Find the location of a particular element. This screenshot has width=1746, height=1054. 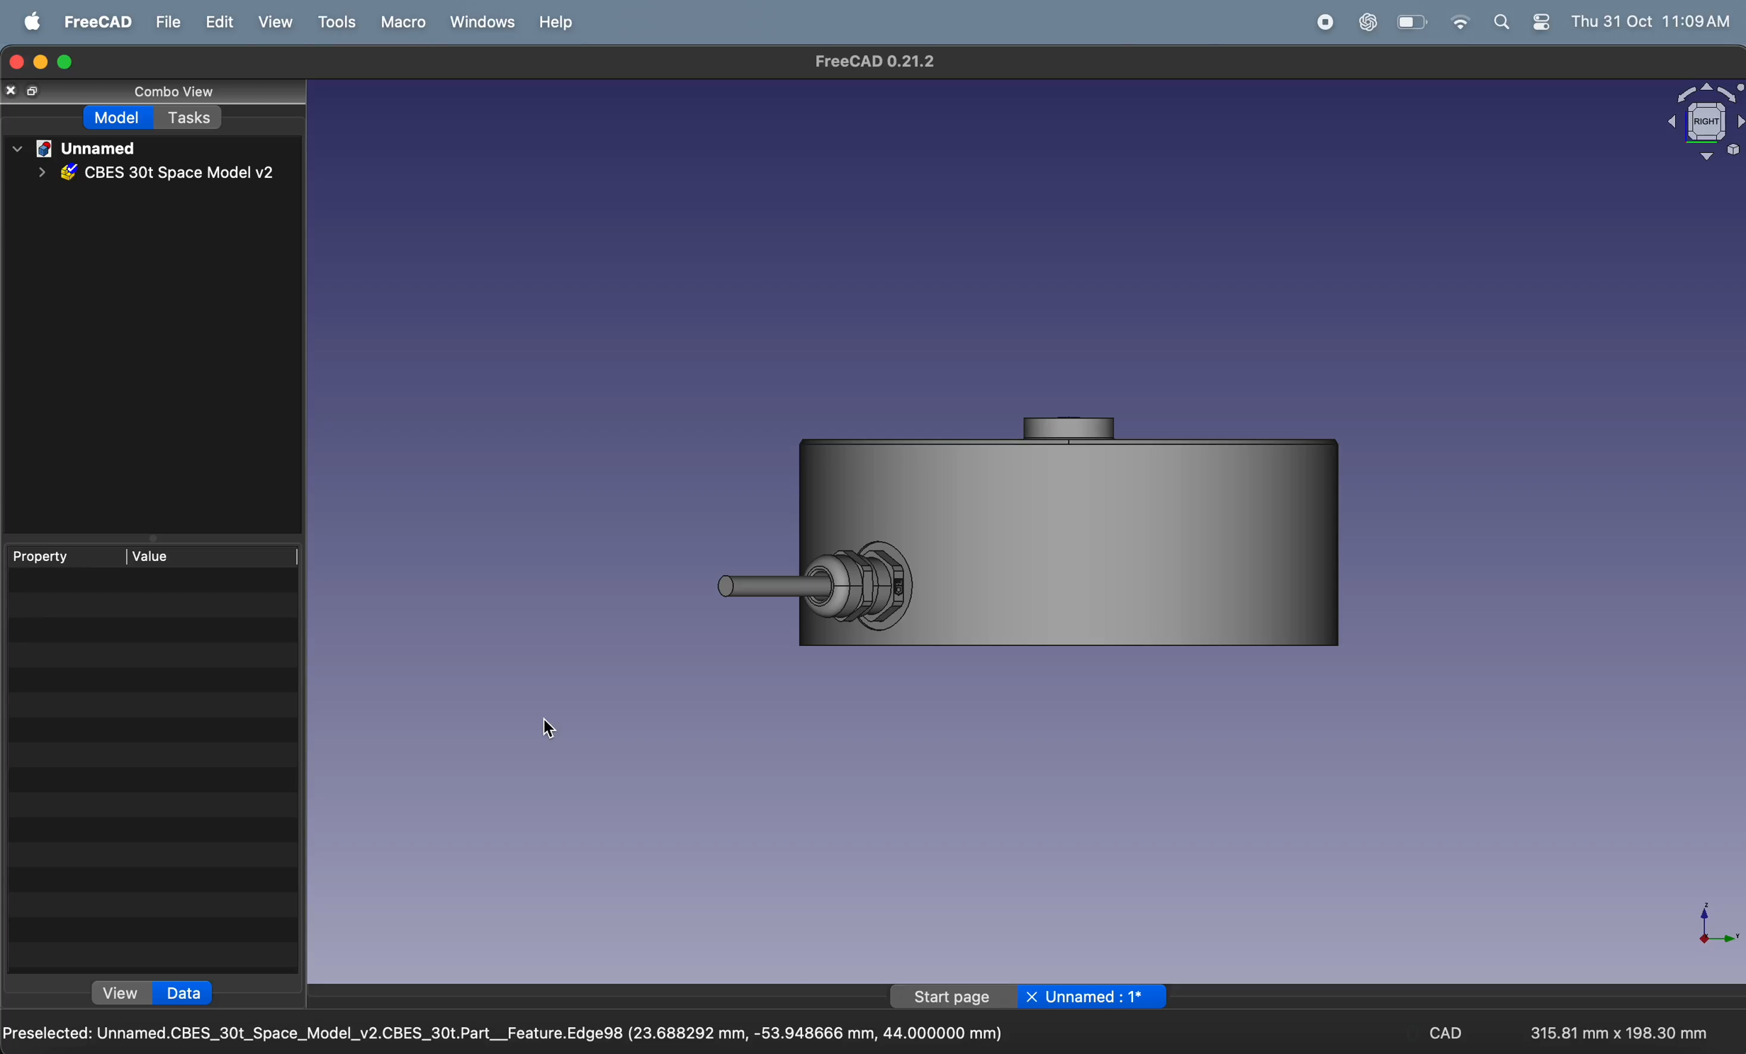

apple widgets is located at coordinates (1519, 22).